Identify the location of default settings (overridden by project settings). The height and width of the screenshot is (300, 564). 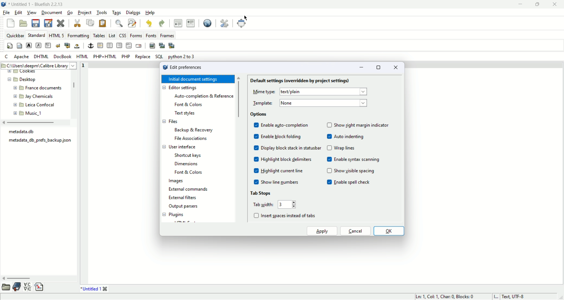
(302, 81).